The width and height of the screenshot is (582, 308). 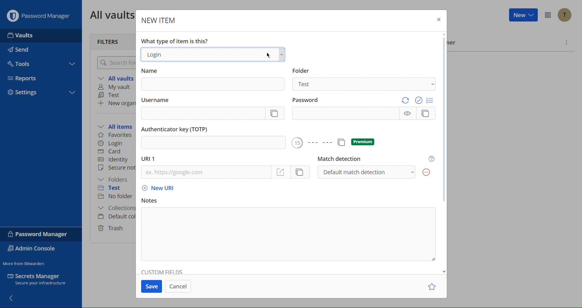 I want to click on Authenticator key, so click(x=214, y=137).